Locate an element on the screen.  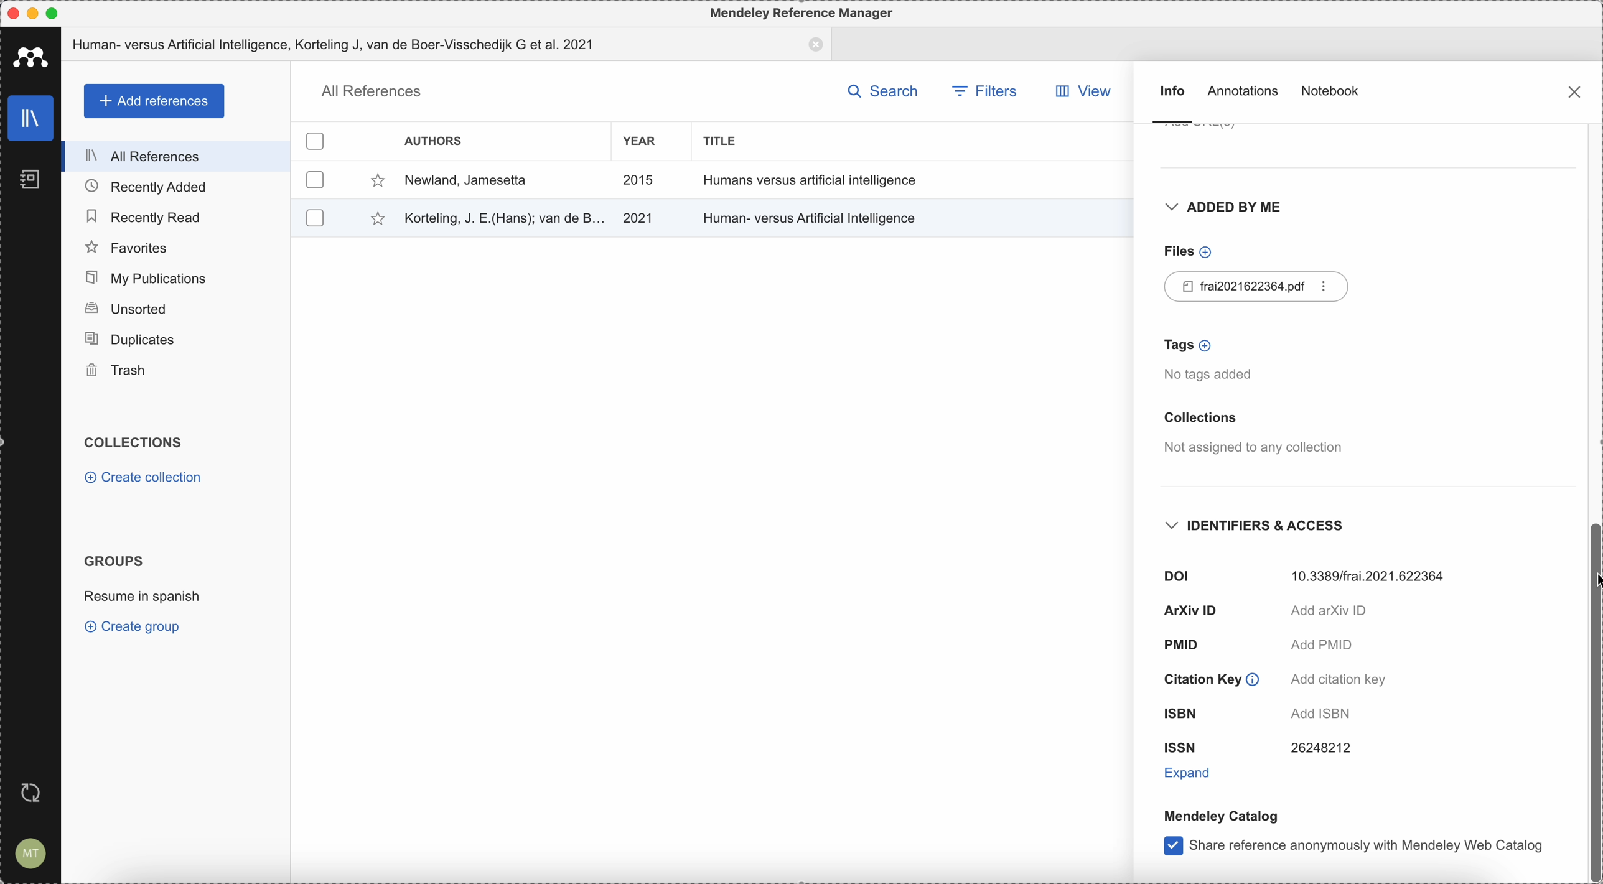
create group is located at coordinates (136, 628).